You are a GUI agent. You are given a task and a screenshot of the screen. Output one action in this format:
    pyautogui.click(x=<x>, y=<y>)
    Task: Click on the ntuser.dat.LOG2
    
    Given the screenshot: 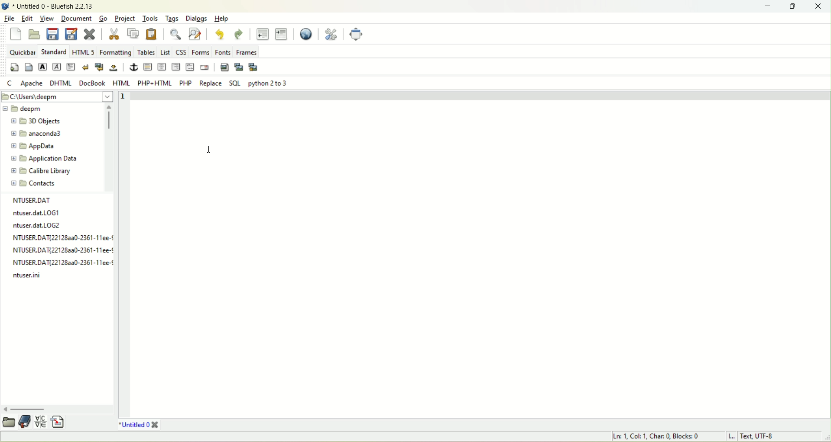 What is the action you would take?
    pyautogui.click(x=38, y=225)
    